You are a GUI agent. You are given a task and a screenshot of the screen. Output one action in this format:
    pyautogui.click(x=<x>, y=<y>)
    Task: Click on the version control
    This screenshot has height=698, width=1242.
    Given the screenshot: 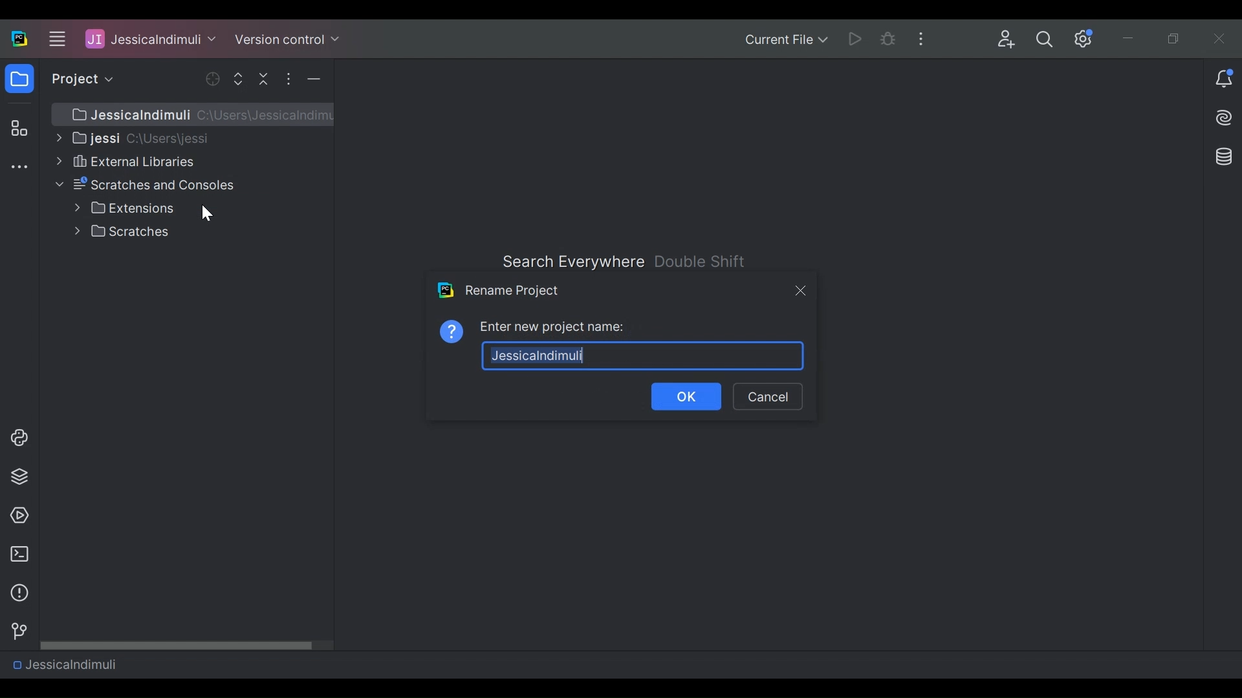 What is the action you would take?
    pyautogui.click(x=16, y=631)
    